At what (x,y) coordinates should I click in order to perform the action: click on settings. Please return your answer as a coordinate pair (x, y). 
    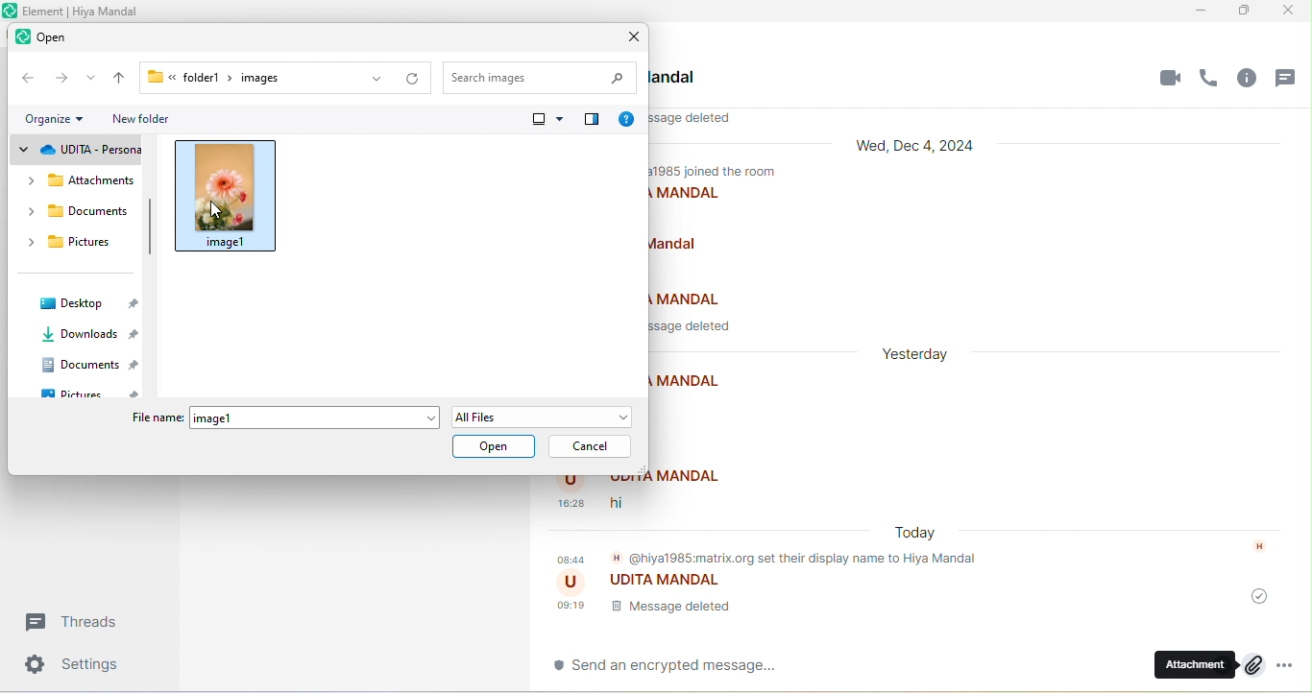
    Looking at the image, I should click on (81, 667).